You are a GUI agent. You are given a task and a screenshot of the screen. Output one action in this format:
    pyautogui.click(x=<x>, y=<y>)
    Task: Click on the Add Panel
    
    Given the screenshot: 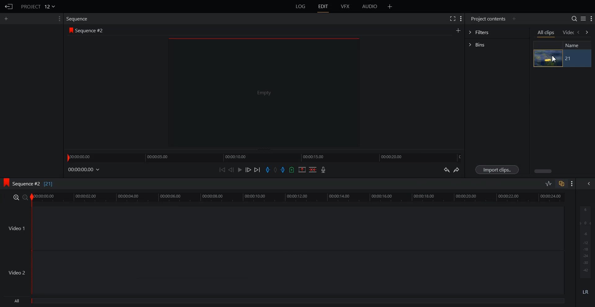 What is the action you would take?
    pyautogui.click(x=390, y=7)
    